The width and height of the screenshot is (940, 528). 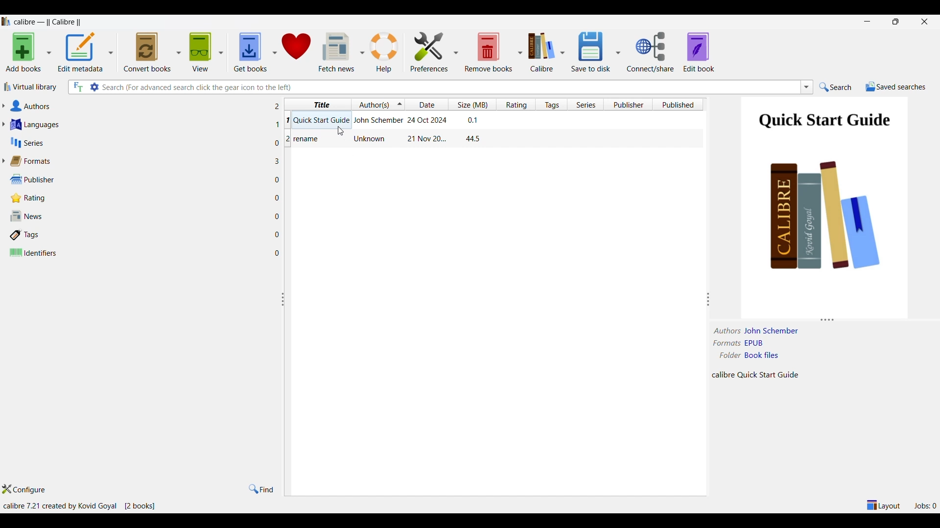 What do you see at coordinates (286, 363) in the screenshot?
I see `Change width of panels attached ` at bounding box center [286, 363].